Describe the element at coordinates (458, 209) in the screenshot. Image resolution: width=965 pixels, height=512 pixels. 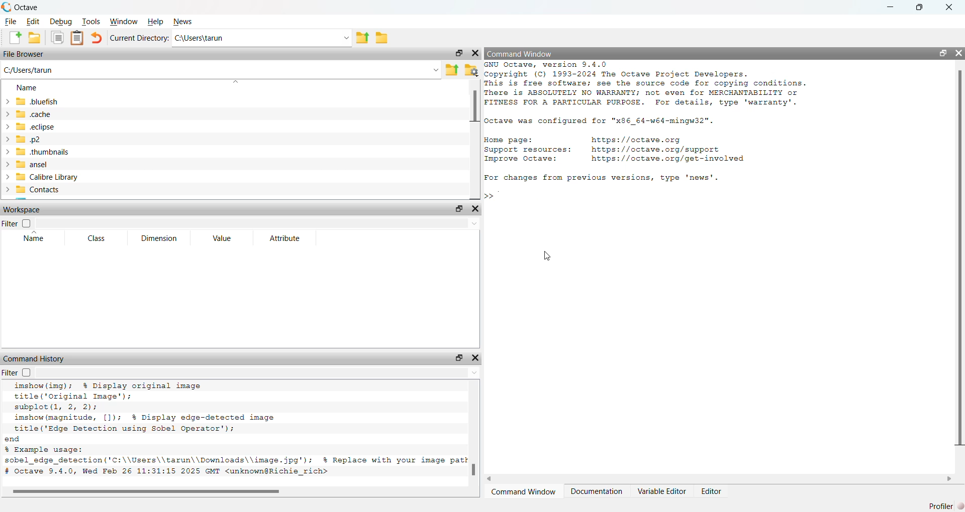
I see `restore down` at that location.